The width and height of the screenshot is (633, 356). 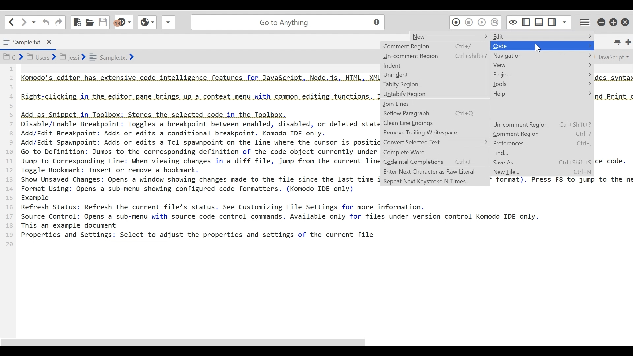 What do you see at coordinates (541, 144) in the screenshot?
I see `Preferences` at bounding box center [541, 144].